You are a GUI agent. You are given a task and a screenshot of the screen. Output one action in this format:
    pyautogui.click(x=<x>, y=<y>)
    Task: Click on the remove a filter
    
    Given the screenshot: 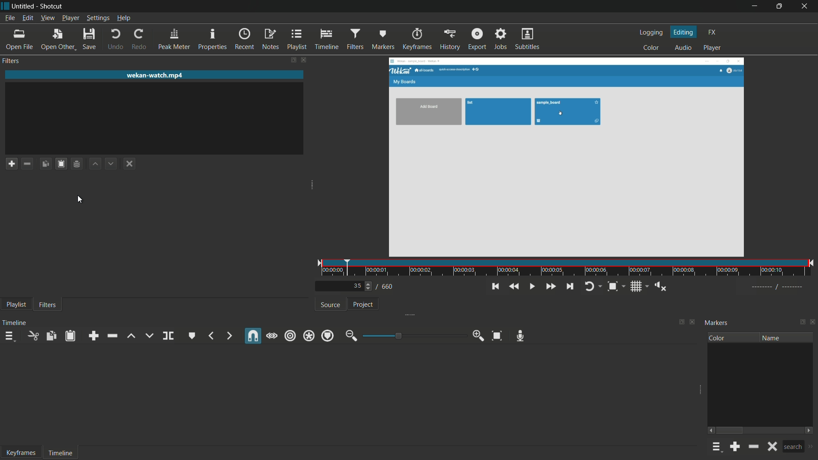 What is the action you would take?
    pyautogui.click(x=28, y=164)
    